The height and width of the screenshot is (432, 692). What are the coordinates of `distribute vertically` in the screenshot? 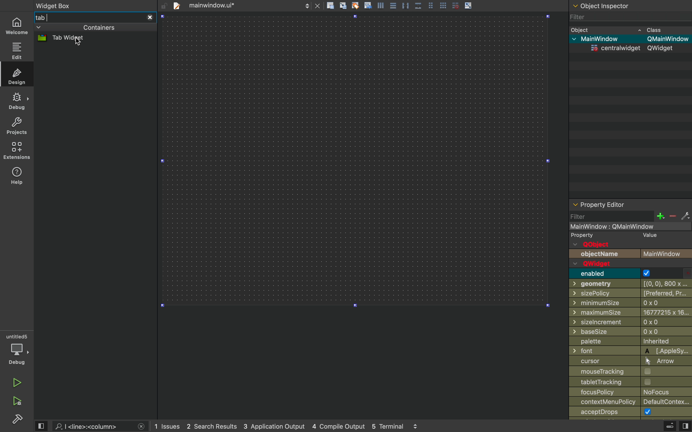 It's located at (419, 5).